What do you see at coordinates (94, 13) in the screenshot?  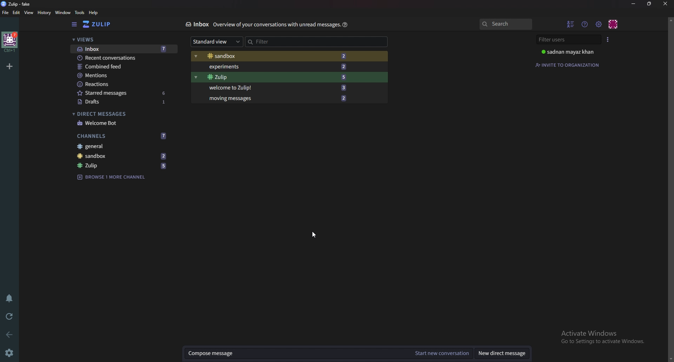 I see `help` at bounding box center [94, 13].